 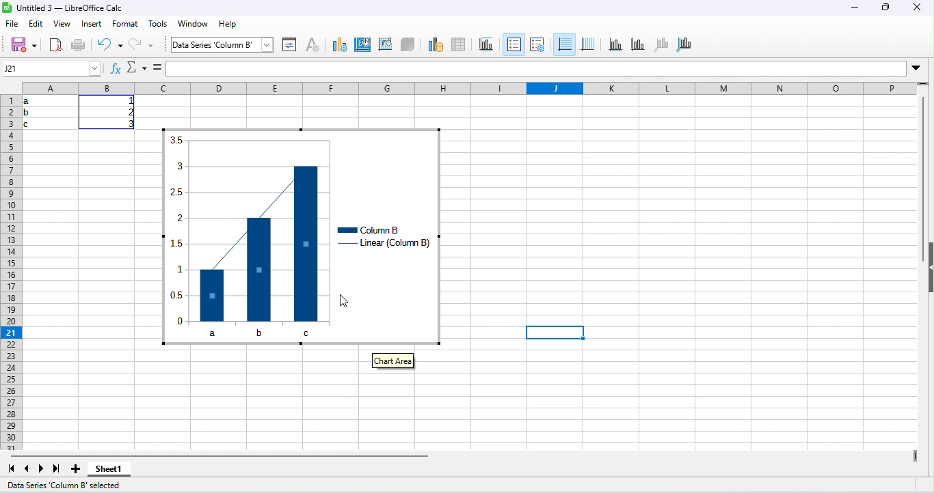 I want to click on data table , so click(x=462, y=43).